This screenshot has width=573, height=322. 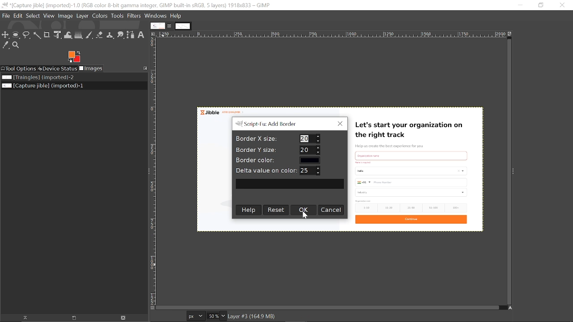 I want to click on Eraser tool, so click(x=101, y=35).